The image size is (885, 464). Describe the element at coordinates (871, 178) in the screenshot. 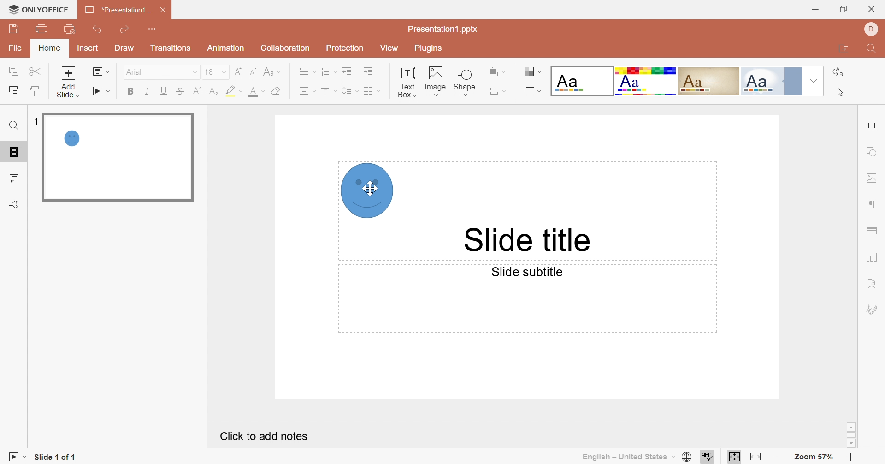

I see `image settings` at that location.